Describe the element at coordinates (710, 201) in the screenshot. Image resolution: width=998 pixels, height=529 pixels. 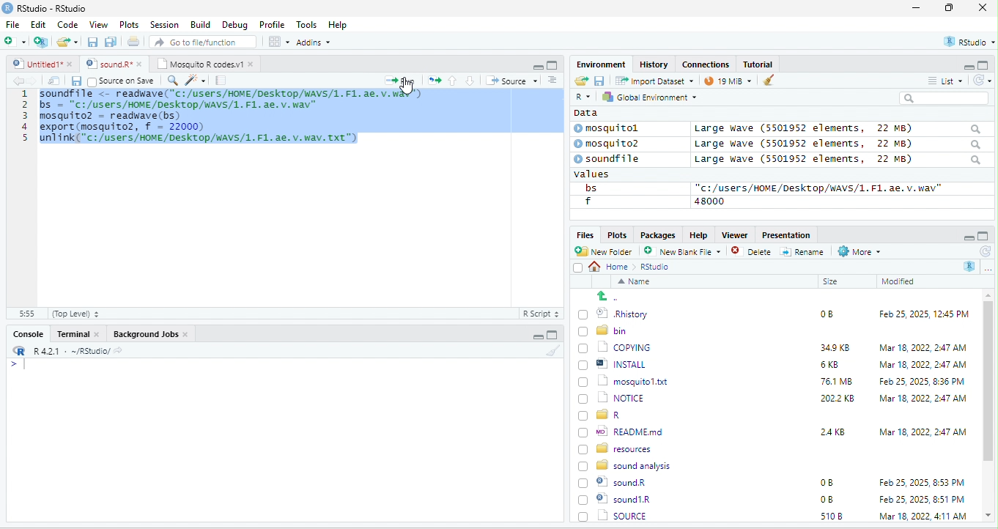
I see `48000` at that location.